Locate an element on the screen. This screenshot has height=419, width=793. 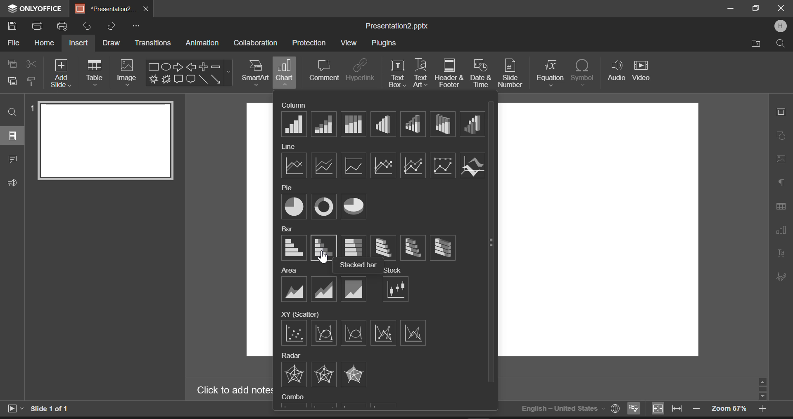
Video is located at coordinates (641, 70).